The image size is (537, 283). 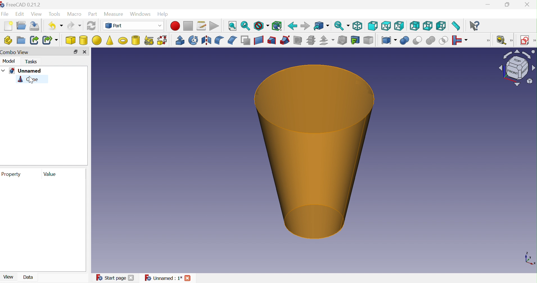 What do you see at coordinates (96, 41) in the screenshot?
I see `Sphere` at bounding box center [96, 41].